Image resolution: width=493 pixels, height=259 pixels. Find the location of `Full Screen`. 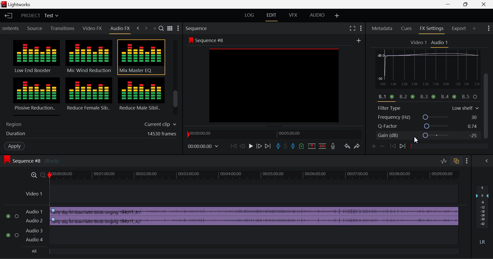

Full Screen is located at coordinates (352, 28).